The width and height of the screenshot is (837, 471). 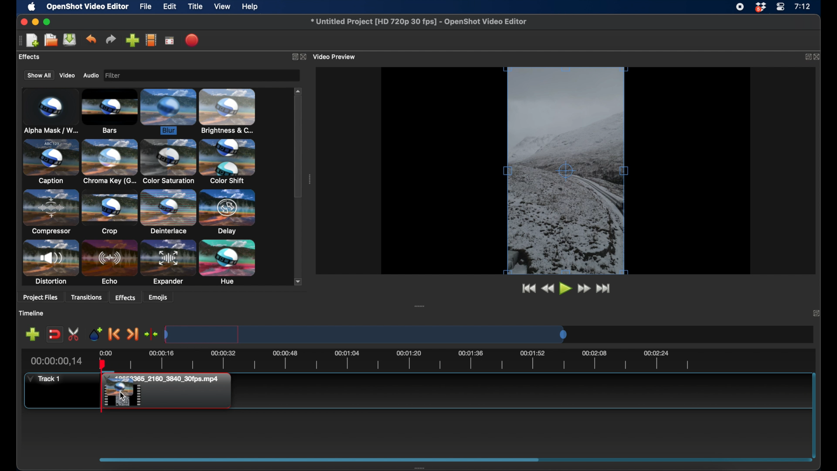 I want to click on previous marker, so click(x=115, y=334).